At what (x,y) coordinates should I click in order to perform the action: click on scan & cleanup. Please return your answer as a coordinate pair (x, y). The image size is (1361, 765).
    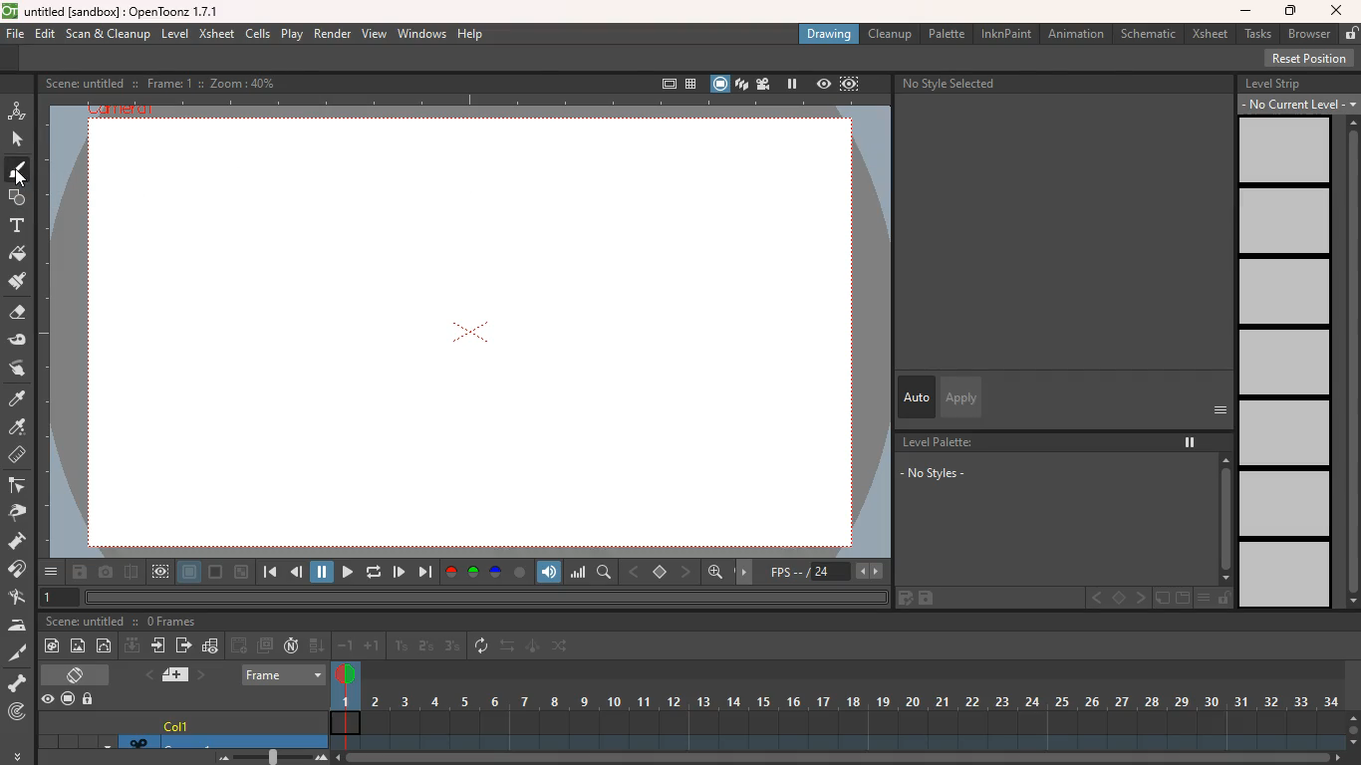
    Looking at the image, I should click on (110, 33).